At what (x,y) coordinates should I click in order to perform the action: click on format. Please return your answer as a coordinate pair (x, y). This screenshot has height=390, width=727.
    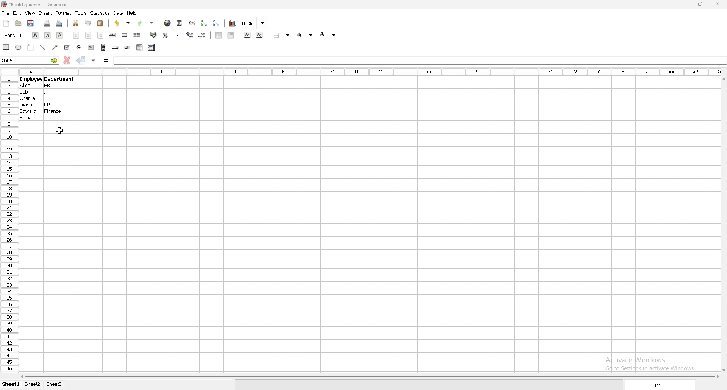
    Looking at the image, I should click on (64, 13).